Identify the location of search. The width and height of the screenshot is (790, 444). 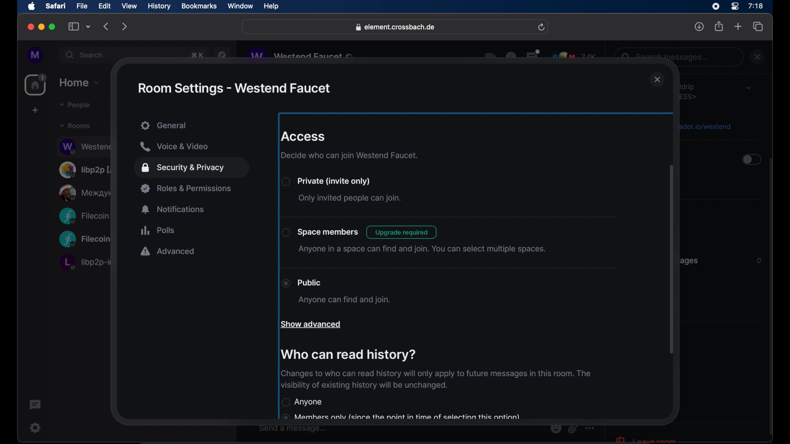
(85, 55).